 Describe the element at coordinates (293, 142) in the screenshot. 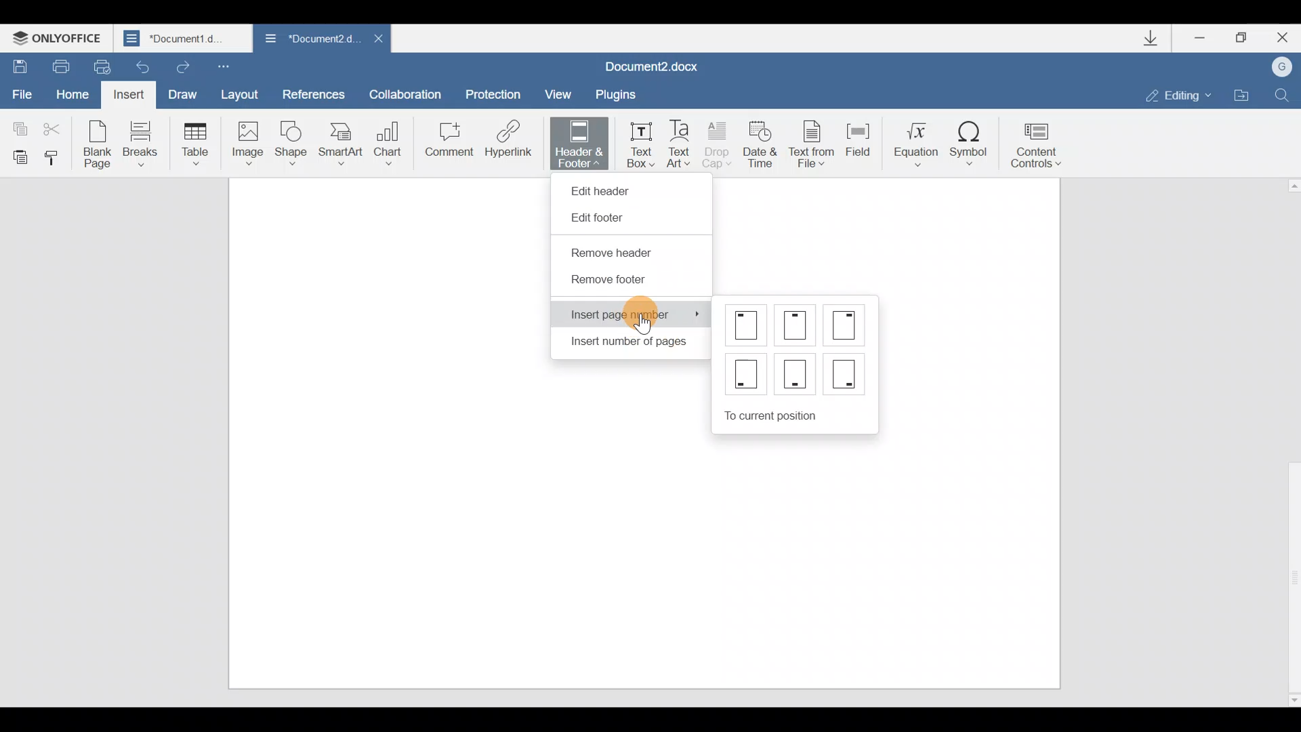

I see `Shape` at that location.